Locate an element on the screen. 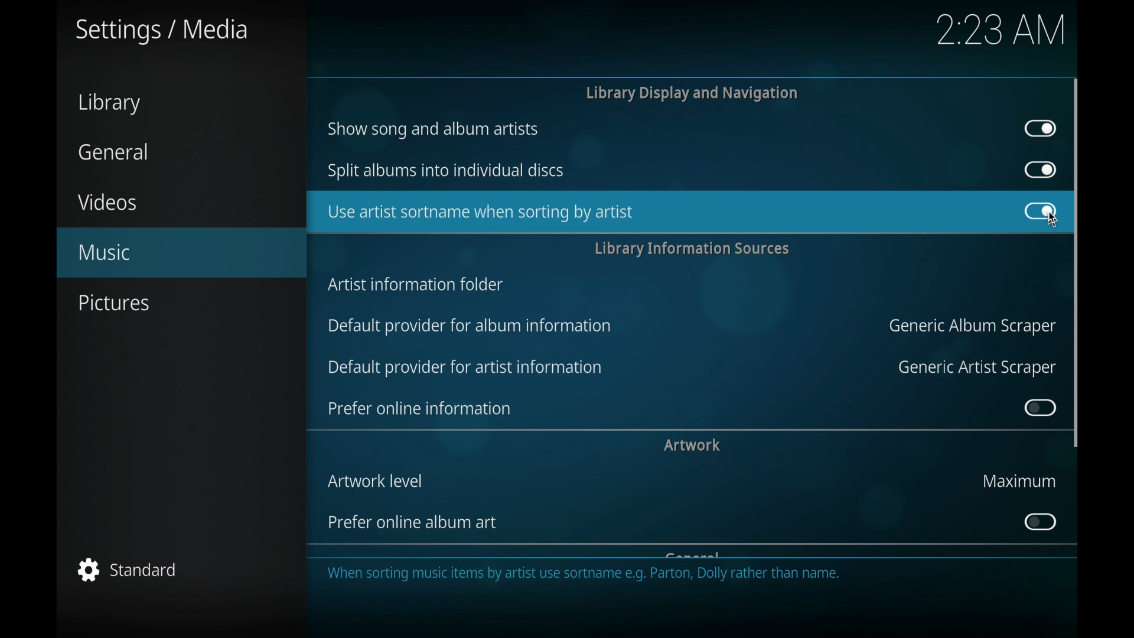 The image size is (1134, 638). videos is located at coordinates (109, 202).